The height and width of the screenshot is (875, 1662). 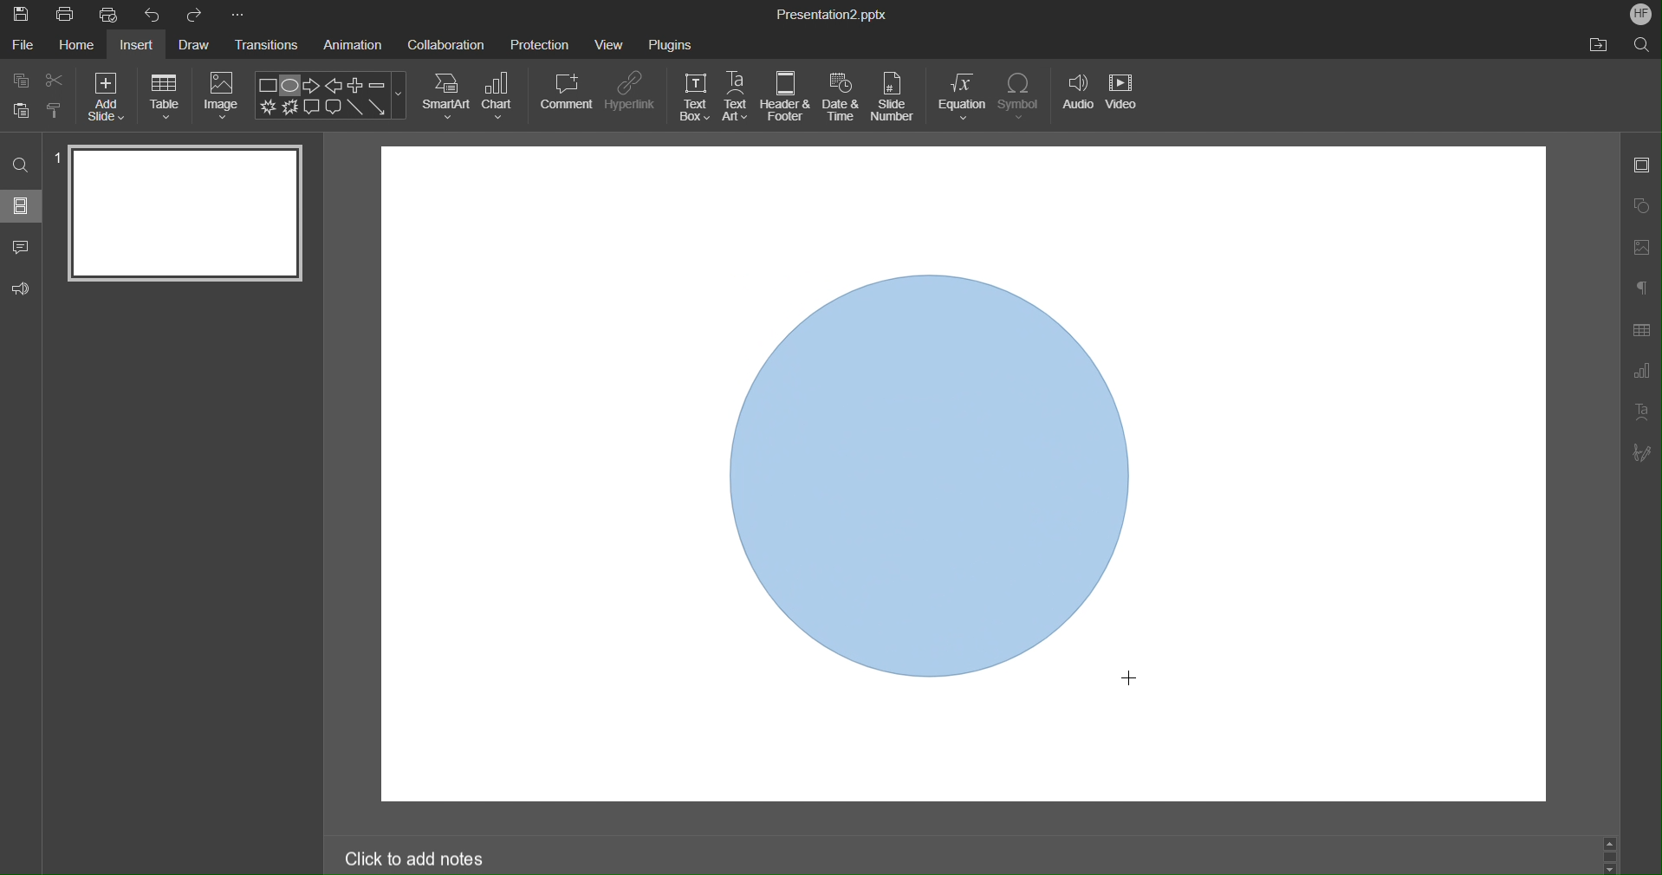 What do you see at coordinates (223, 96) in the screenshot?
I see `Image` at bounding box center [223, 96].